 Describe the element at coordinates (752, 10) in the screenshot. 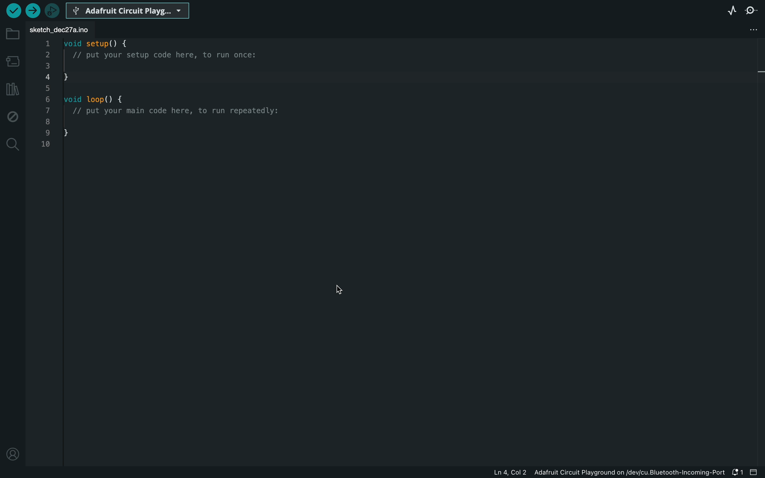

I see `serial monitor` at that location.